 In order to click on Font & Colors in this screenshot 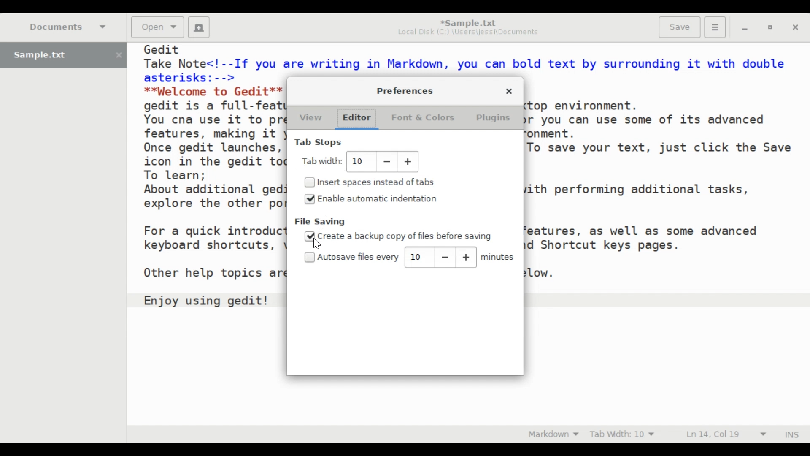, I will do `click(422, 119)`.